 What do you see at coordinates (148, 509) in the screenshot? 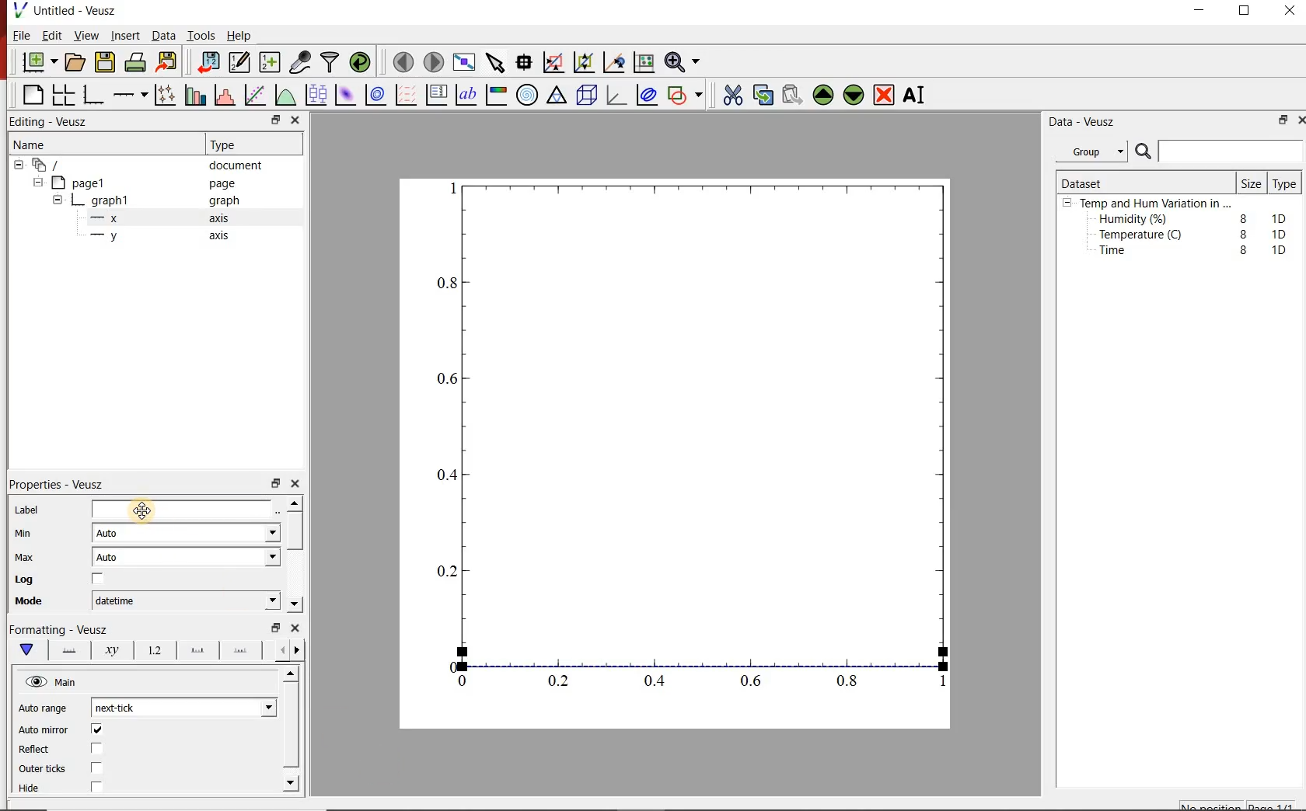
I see `Cursor` at bounding box center [148, 509].